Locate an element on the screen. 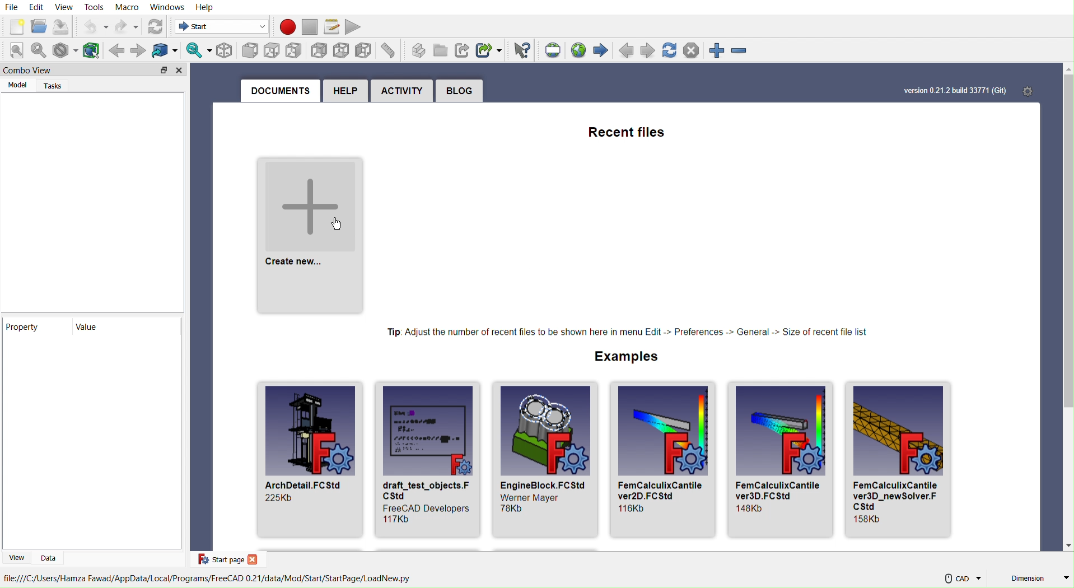 The height and width of the screenshot is (588, 1074). Create sub-object is located at coordinates (489, 50).